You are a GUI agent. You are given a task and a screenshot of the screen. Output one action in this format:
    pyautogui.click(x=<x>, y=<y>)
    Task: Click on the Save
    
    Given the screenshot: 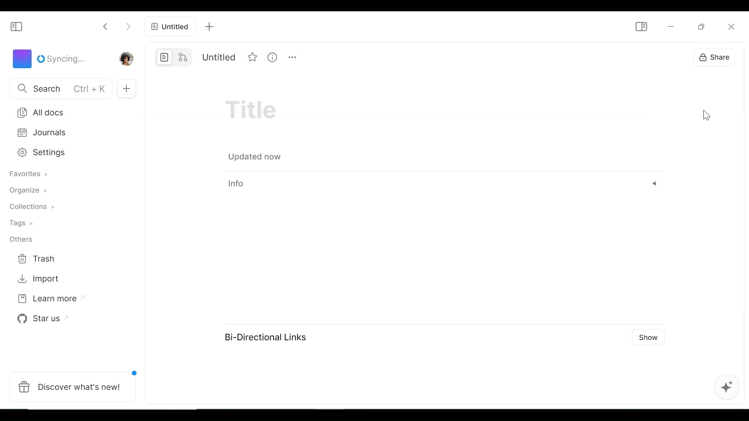 What is the action you would take?
    pyautogui.click(x=257, y=157)
    